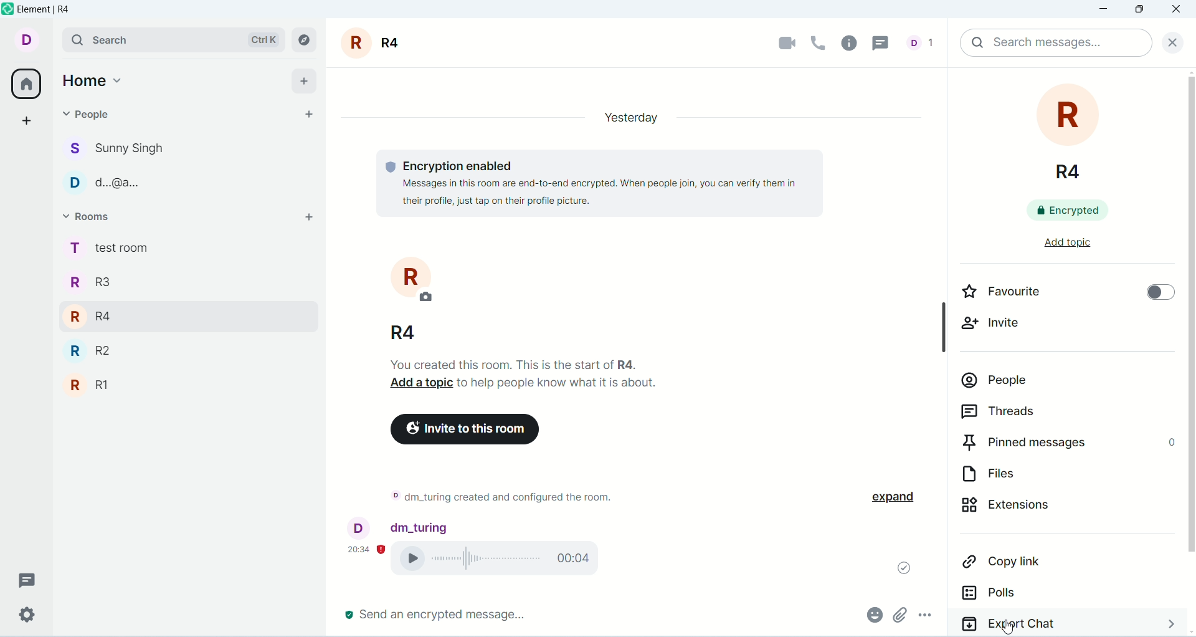 The width and height of the screenshot is (1196, 637). Describe the element at coordinates (885, 42) in the screenshot. I see `threads` at that location.